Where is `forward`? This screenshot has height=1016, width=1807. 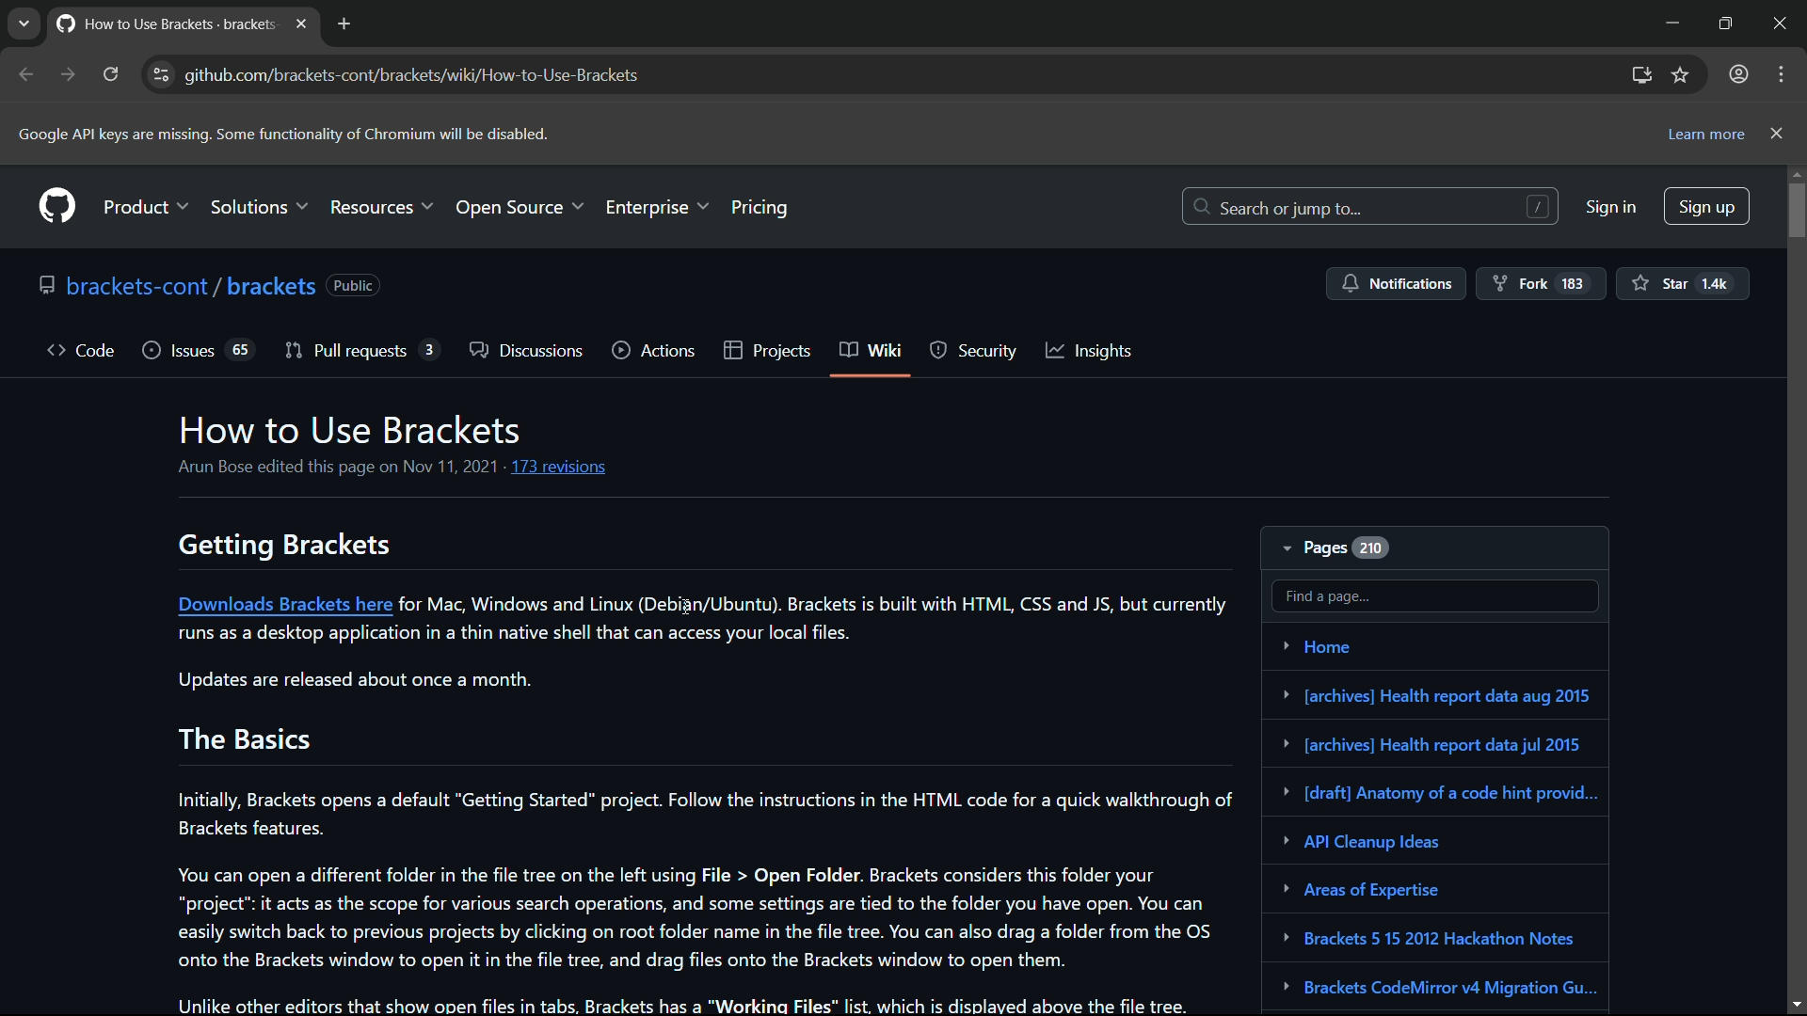
forward is located at coordinates (69, 74).